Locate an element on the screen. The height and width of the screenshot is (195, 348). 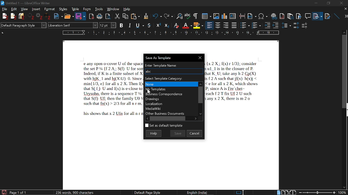
Default Paragraph Style is located at coordinates (23, 26).